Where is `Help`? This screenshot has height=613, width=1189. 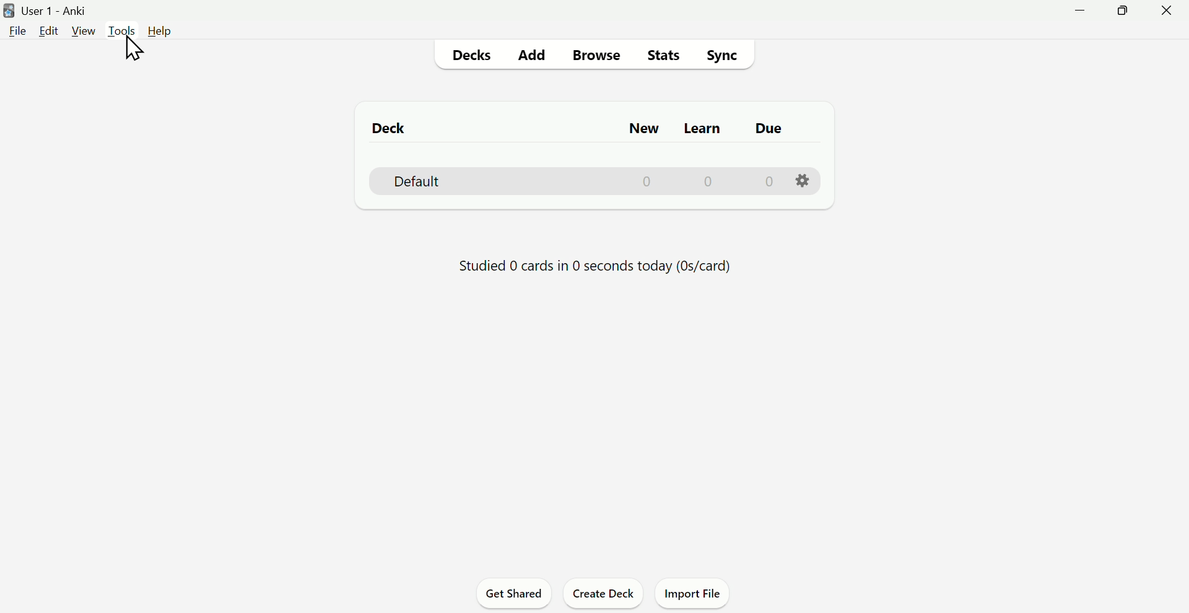
Help is located at coordinates (160, 31).